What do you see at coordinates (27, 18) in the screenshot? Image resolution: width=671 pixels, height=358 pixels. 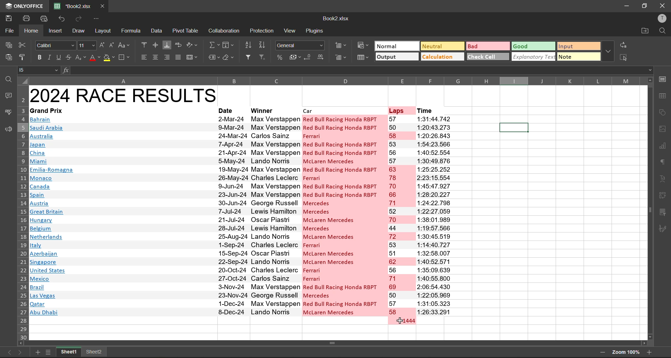 I see `print` at bounding box center [27, 18].